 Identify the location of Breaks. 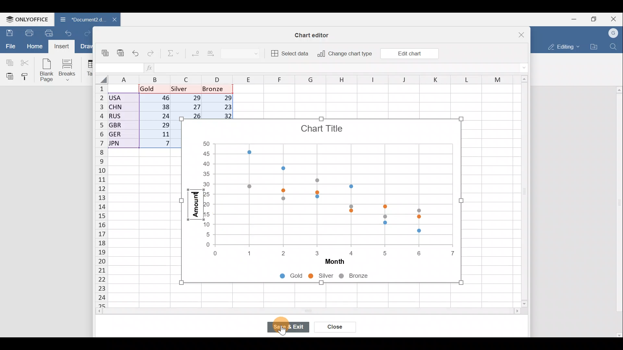
(68, 70).